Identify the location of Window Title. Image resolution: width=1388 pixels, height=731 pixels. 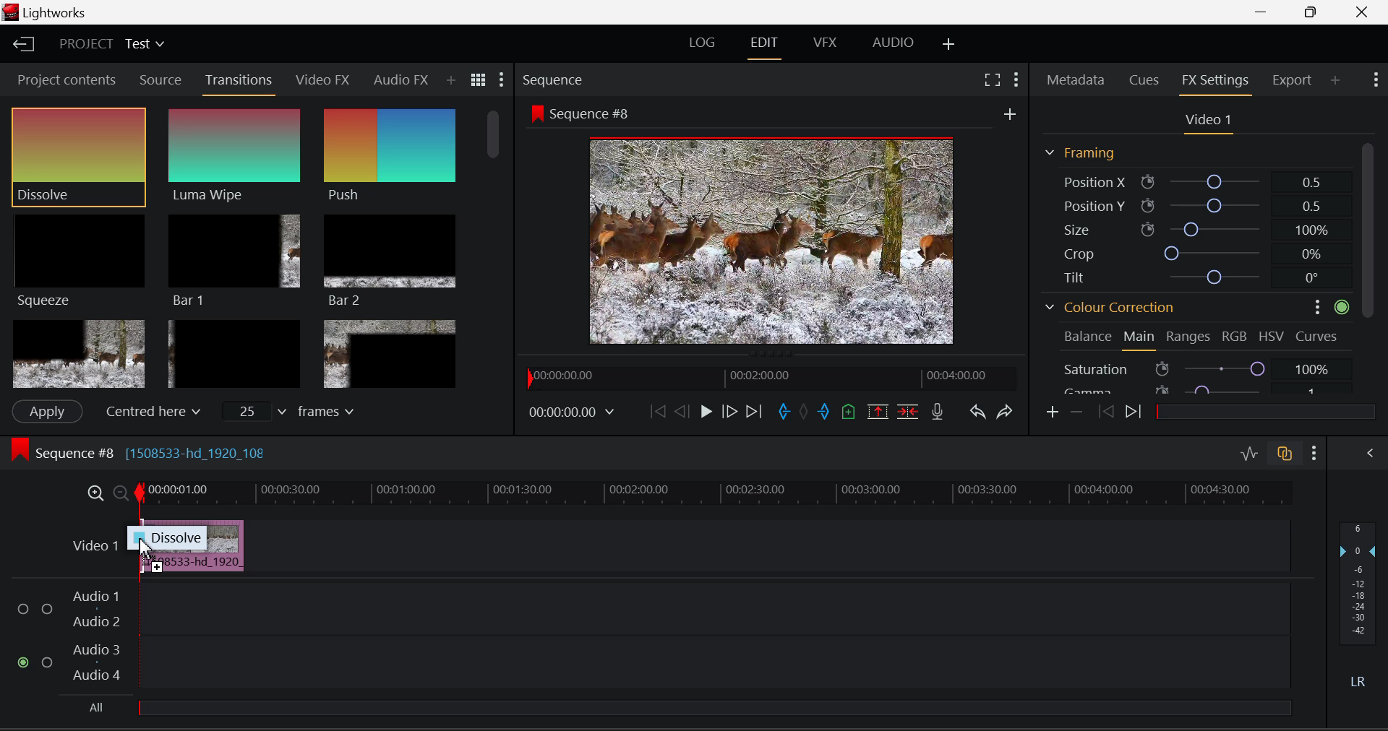
(49, 12).